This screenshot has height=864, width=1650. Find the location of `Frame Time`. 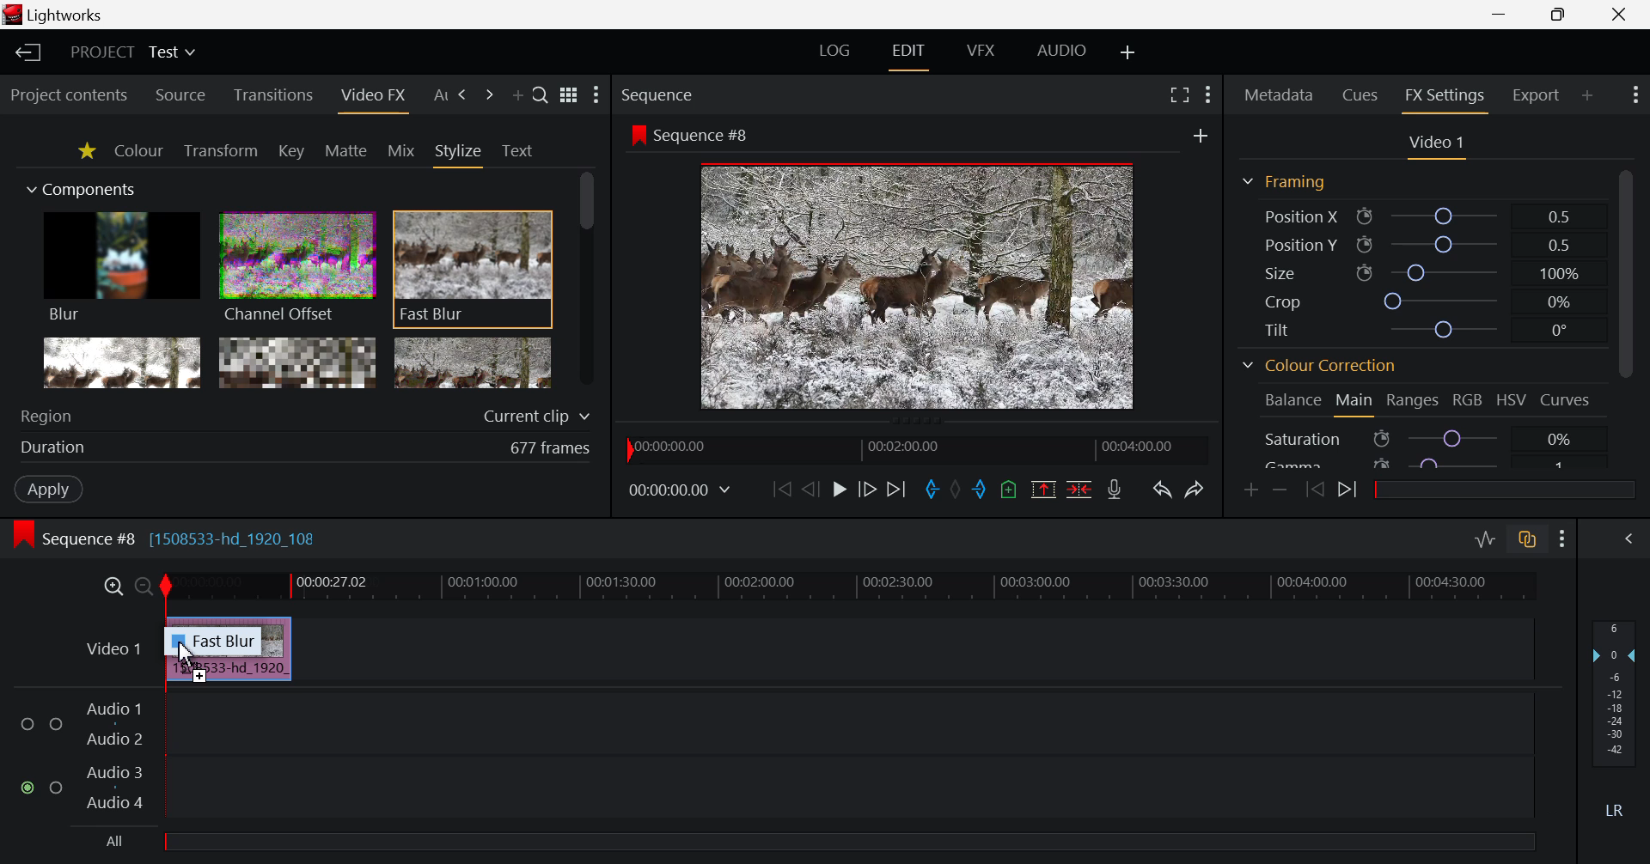

Frame Time is located at coordinates (681, 489).